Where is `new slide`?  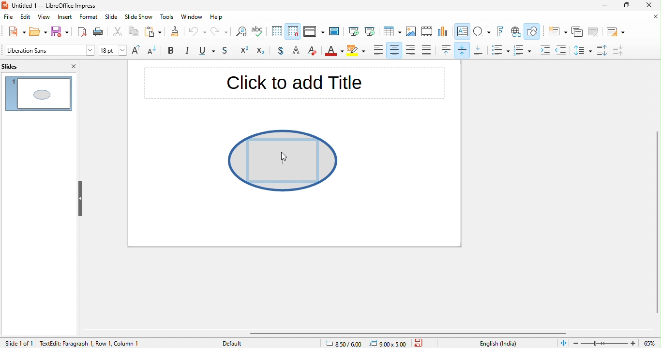 new slide is located at coordinates (556, 31).